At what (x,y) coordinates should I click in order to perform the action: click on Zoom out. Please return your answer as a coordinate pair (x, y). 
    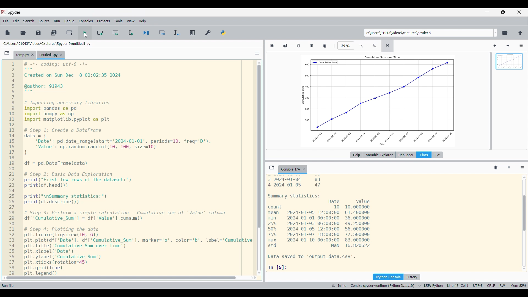
    Looking at the image, I should click on (361, 46).